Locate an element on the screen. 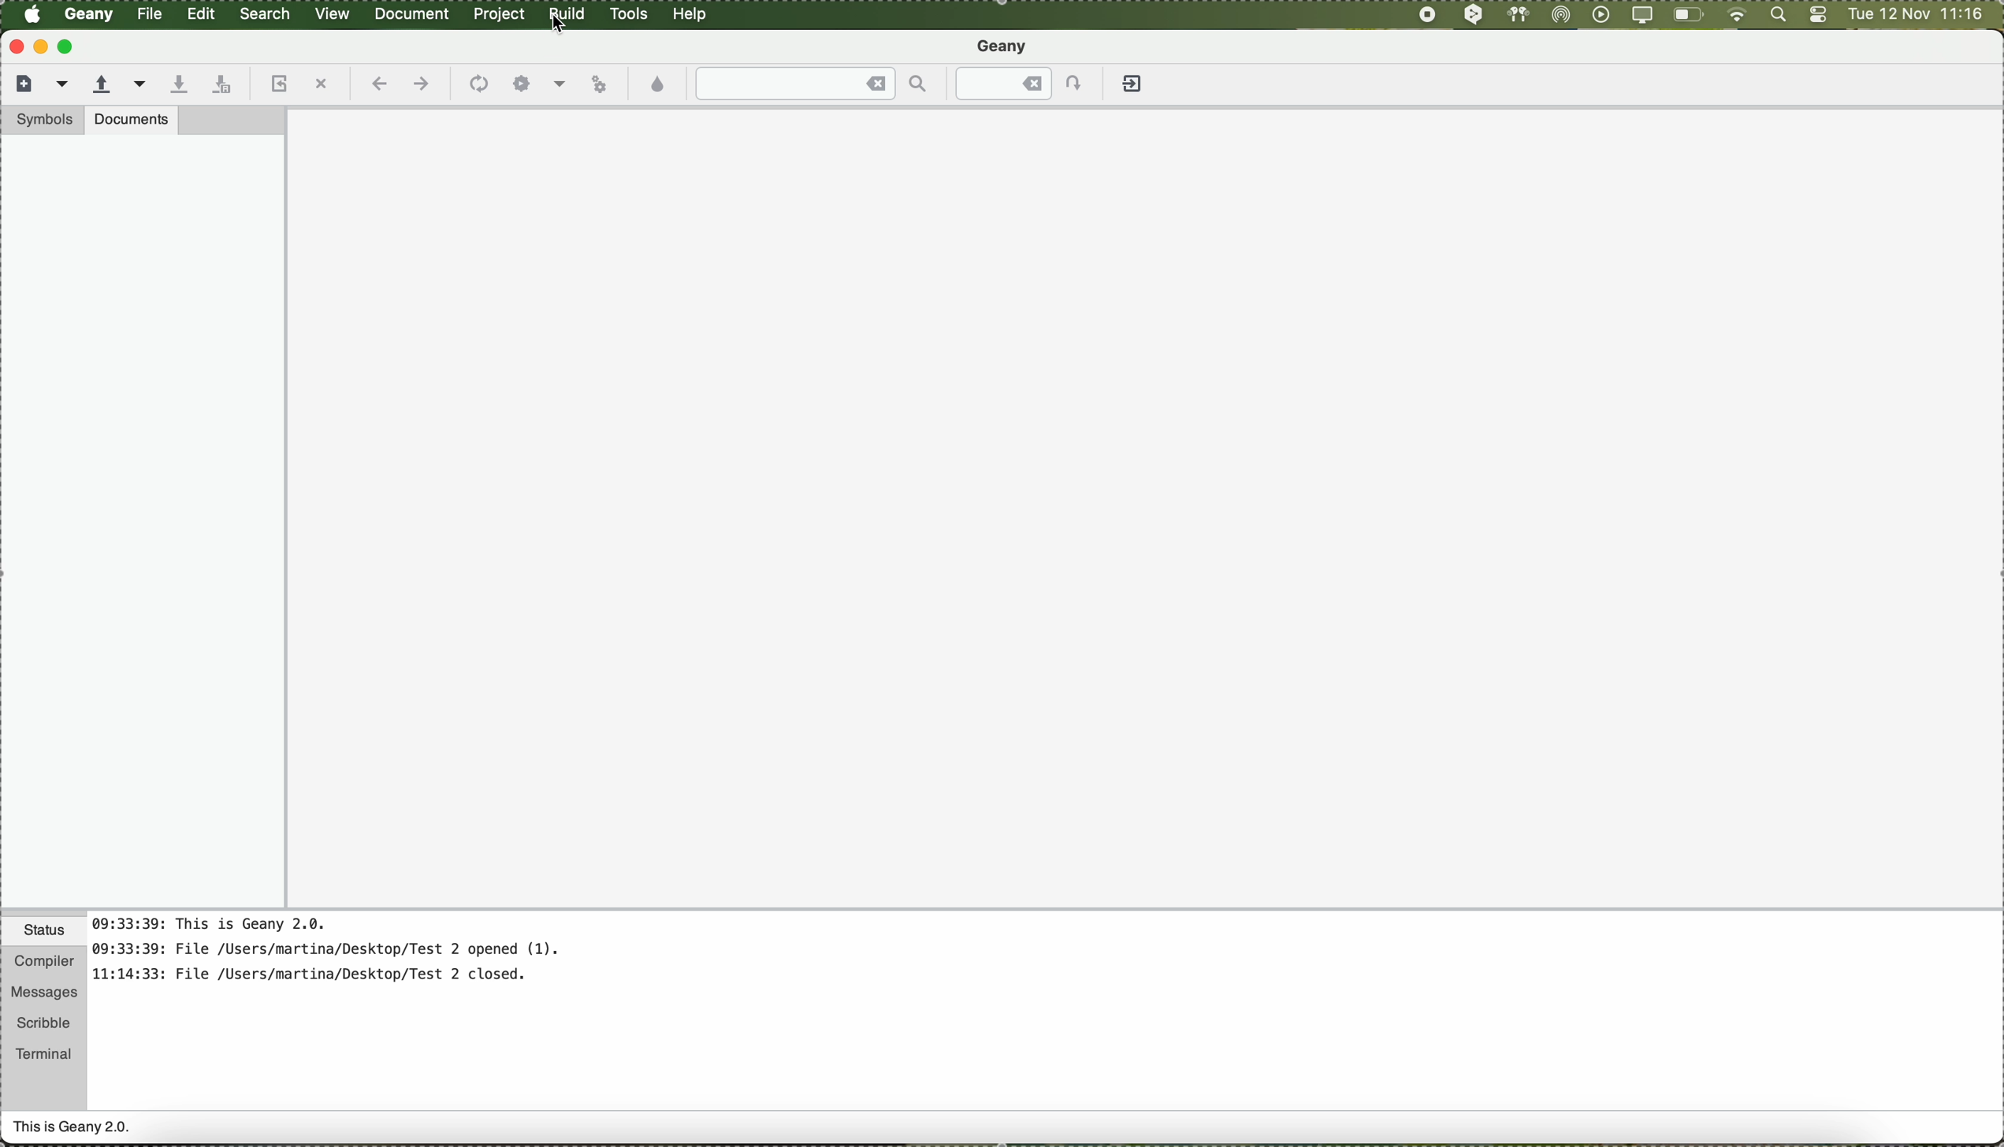 The width and height of the screenshot is (2004, 1147). new file is located at coordinates (21, 82).